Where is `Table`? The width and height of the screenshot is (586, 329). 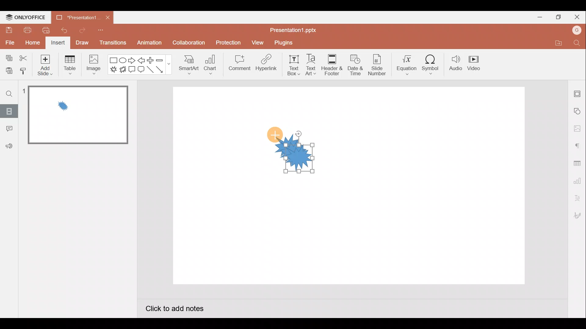
Table is located at coordinates (69, 65).